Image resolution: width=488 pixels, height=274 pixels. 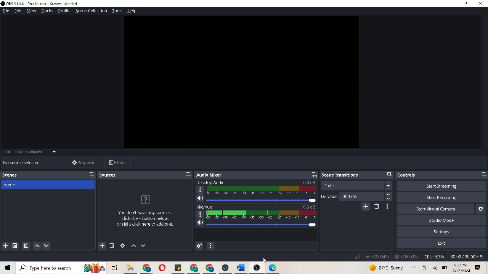 I want to click on battery, so click(x=445, y=268).